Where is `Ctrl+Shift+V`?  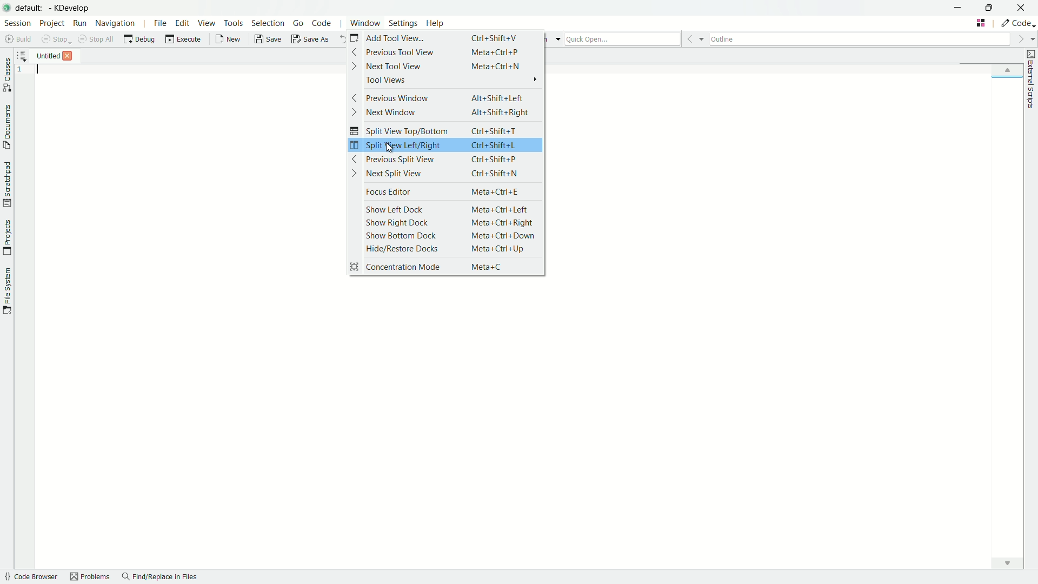 Ctrl+Shift+V is located at coordinates (500, 37).